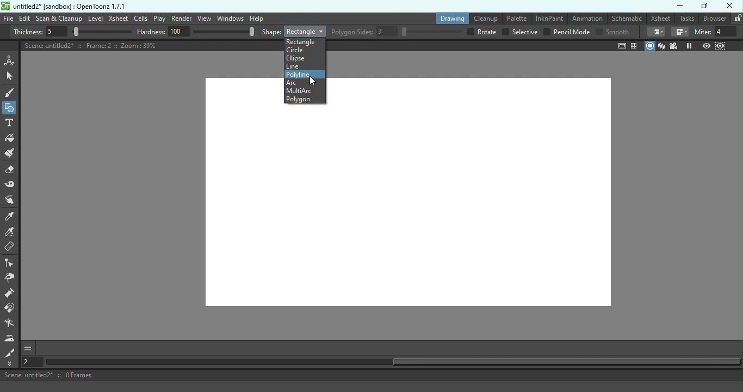 Image resolution: width=743 pixels, height=392 pixels. I want to click on Fill tool, so click(12, 138).